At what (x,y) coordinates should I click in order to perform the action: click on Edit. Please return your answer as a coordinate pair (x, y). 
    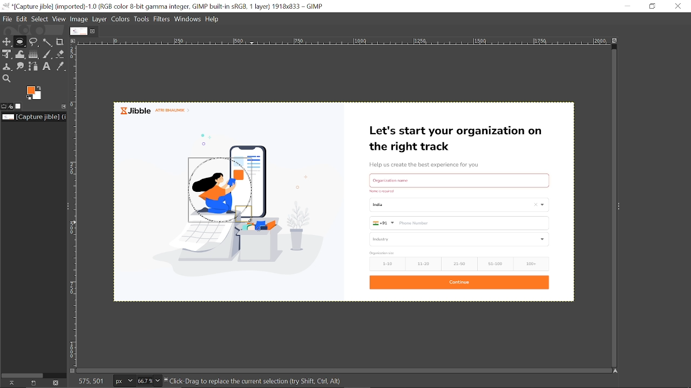
    Looking at the image, I should click on (22, 19).